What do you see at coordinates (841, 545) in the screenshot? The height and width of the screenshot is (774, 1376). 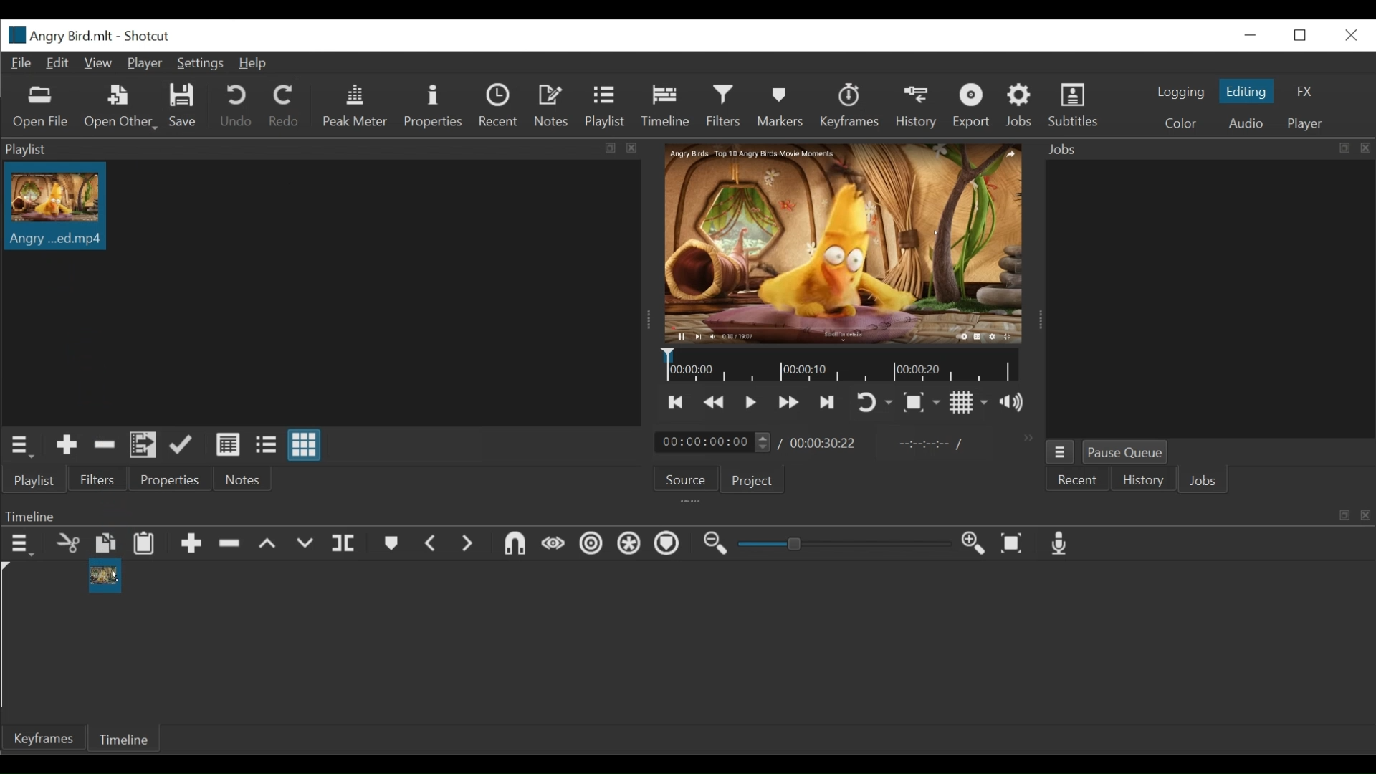 I see `zoom slider` at bounding box center [841, 545].